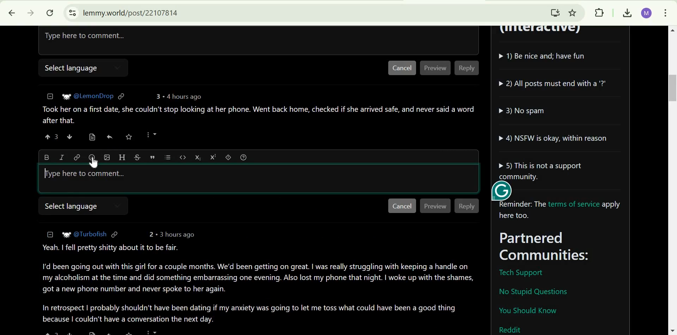 The height and width of the screenshot is (335, 677). What do you see at coordinates (436, 206) in the screenshot?
I see `Preview` at bounding box center [436, 206].